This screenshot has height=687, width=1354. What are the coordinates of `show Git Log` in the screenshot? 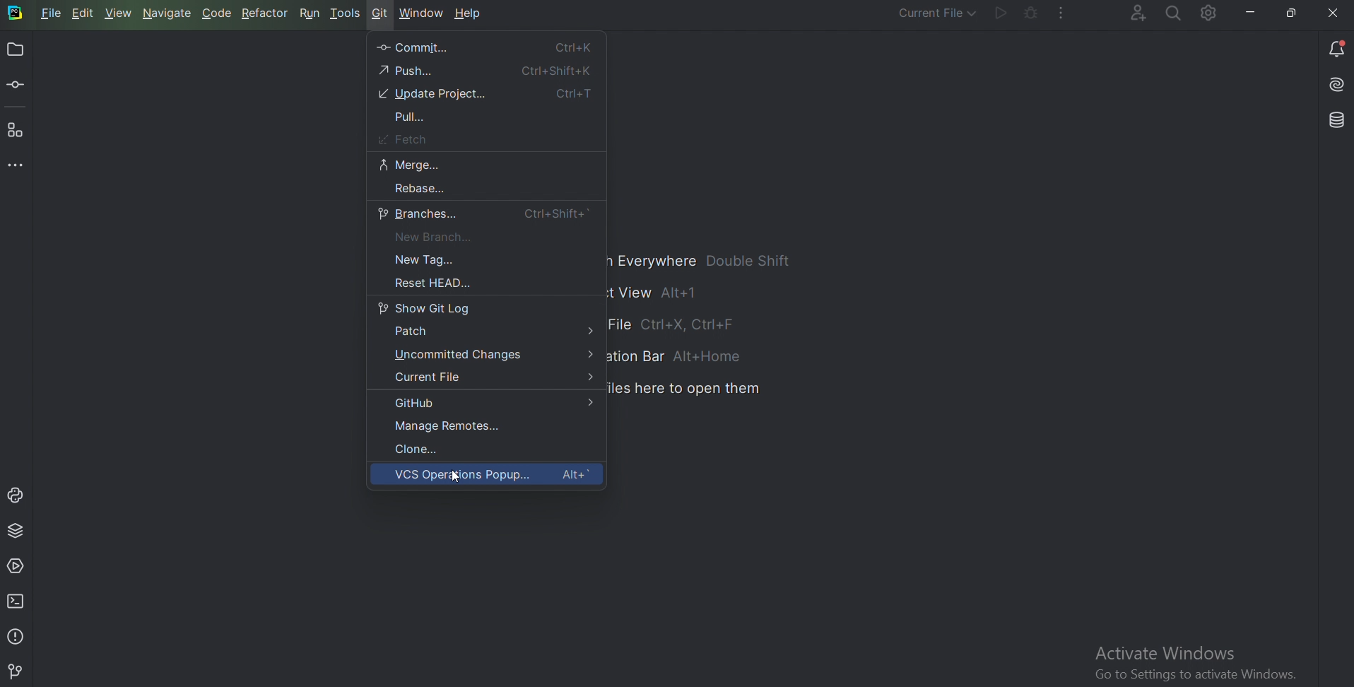 It's located at (428, 308).